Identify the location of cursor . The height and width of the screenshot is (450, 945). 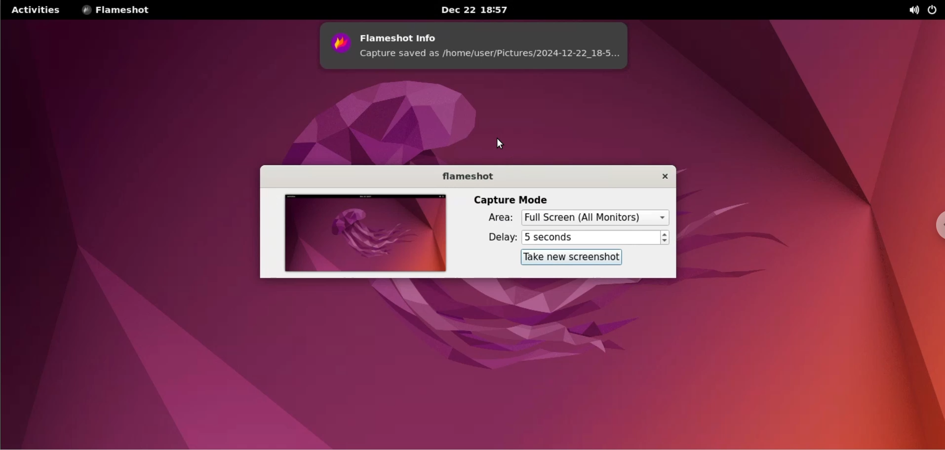
(499, 144).